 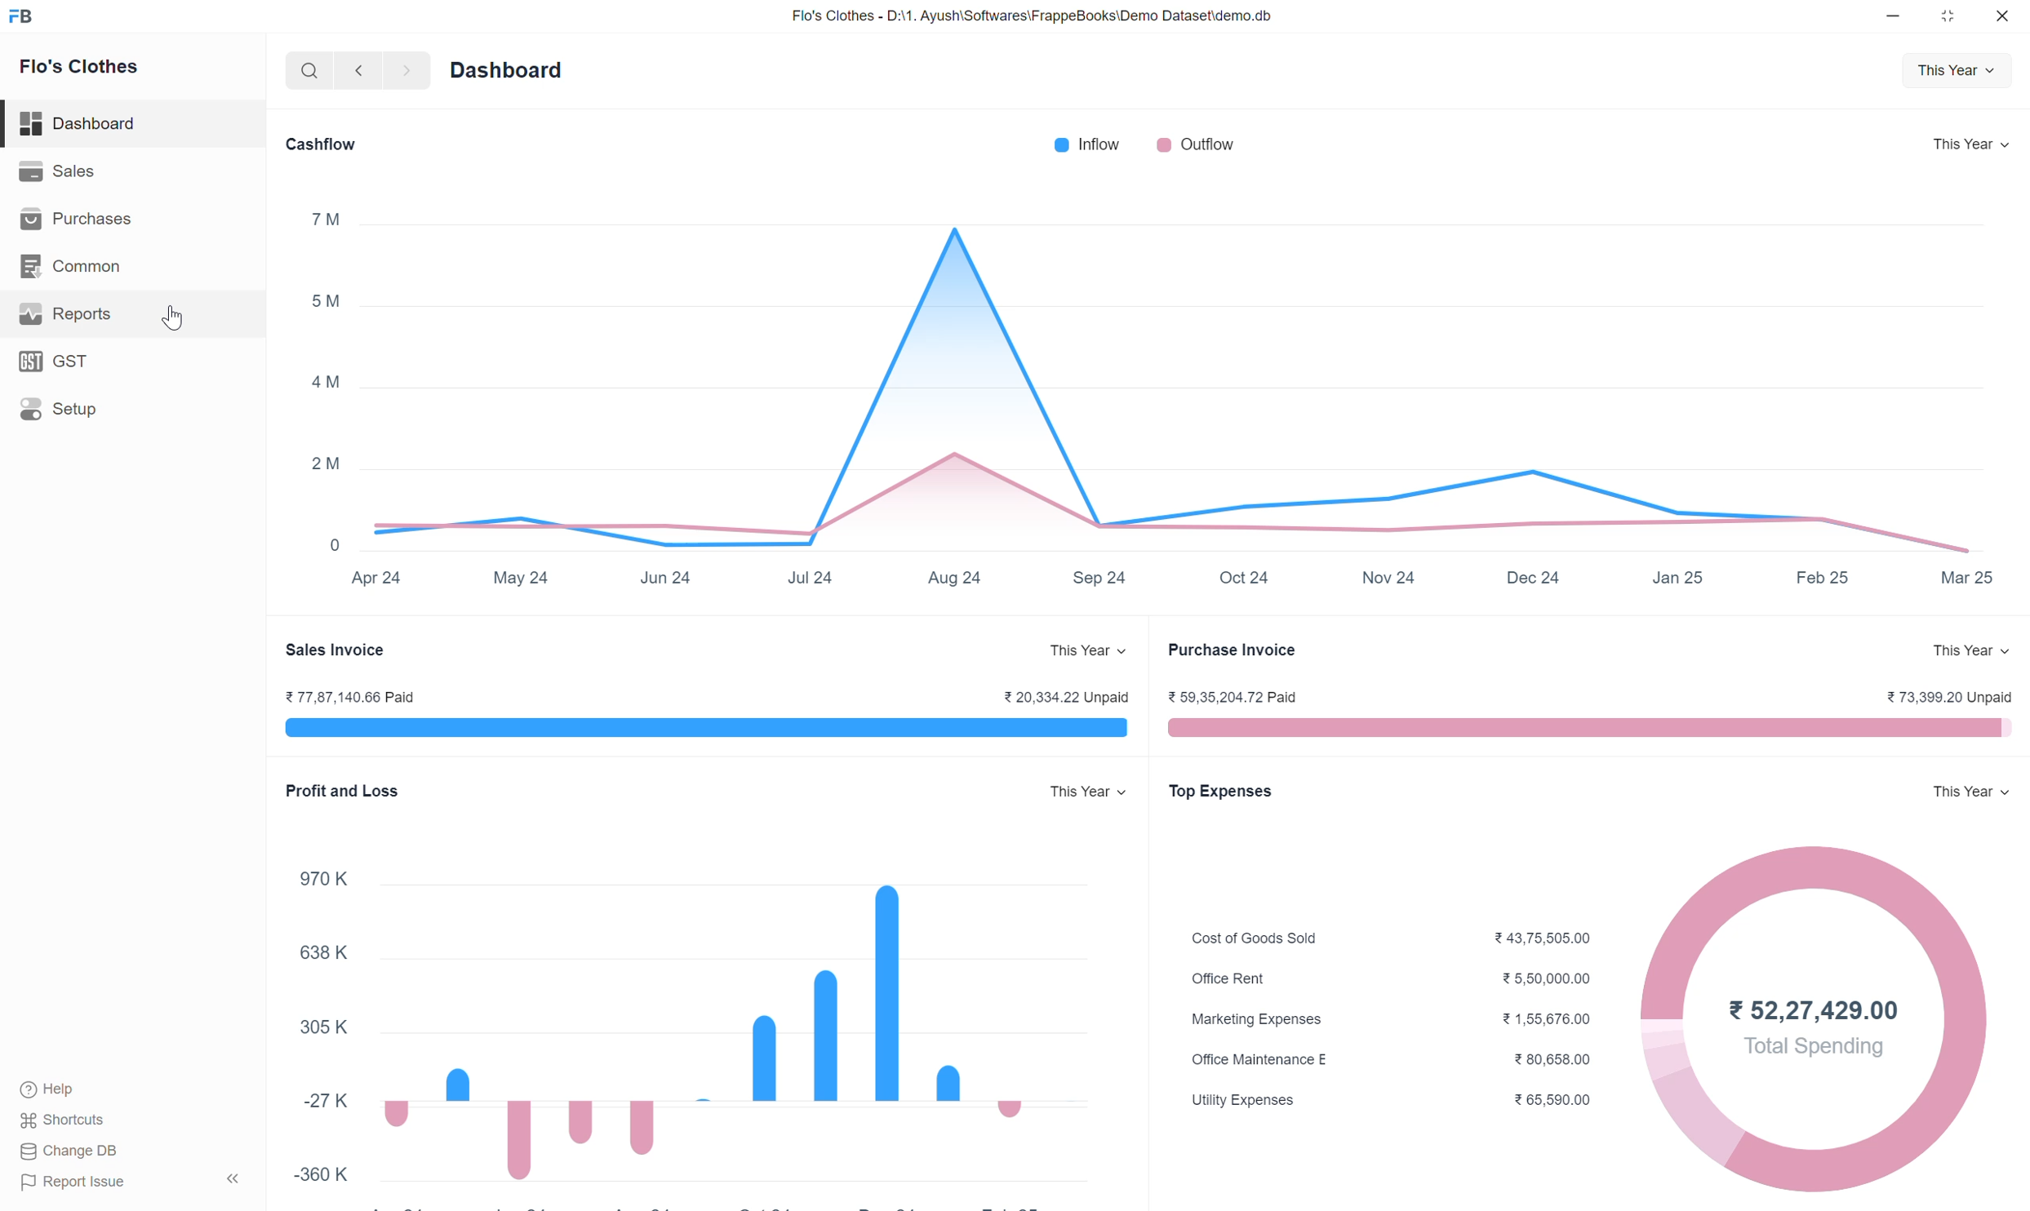 I want to click on Profit and Loss, so click(x=339, y=796).